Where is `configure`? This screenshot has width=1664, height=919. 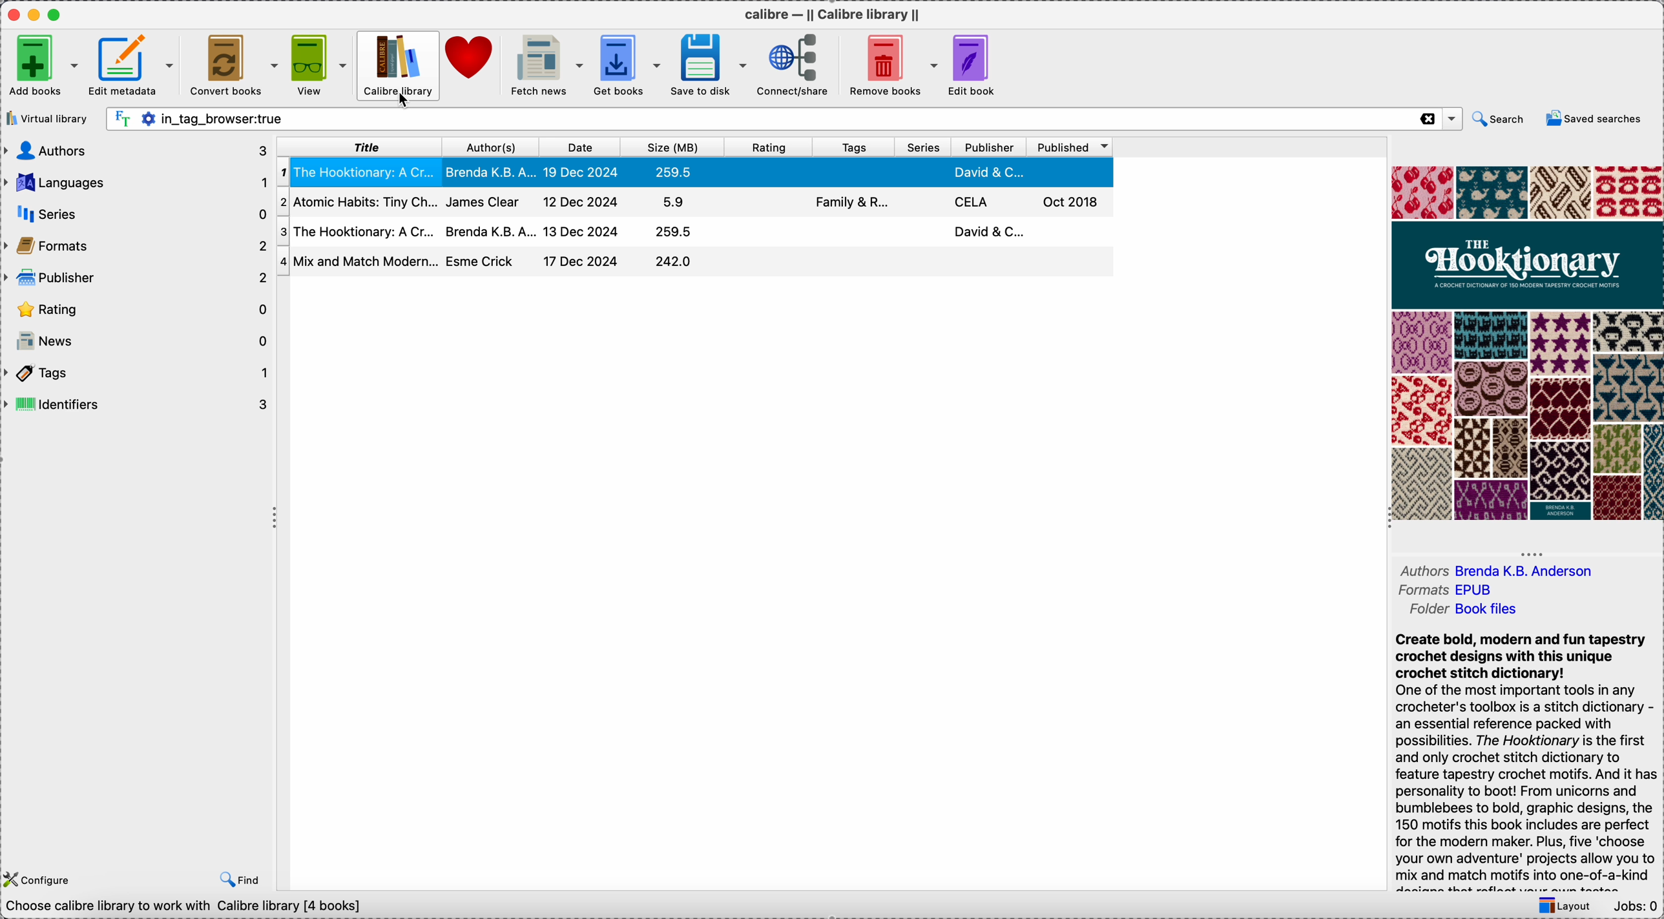
configure is located at coordinates (39, 879).